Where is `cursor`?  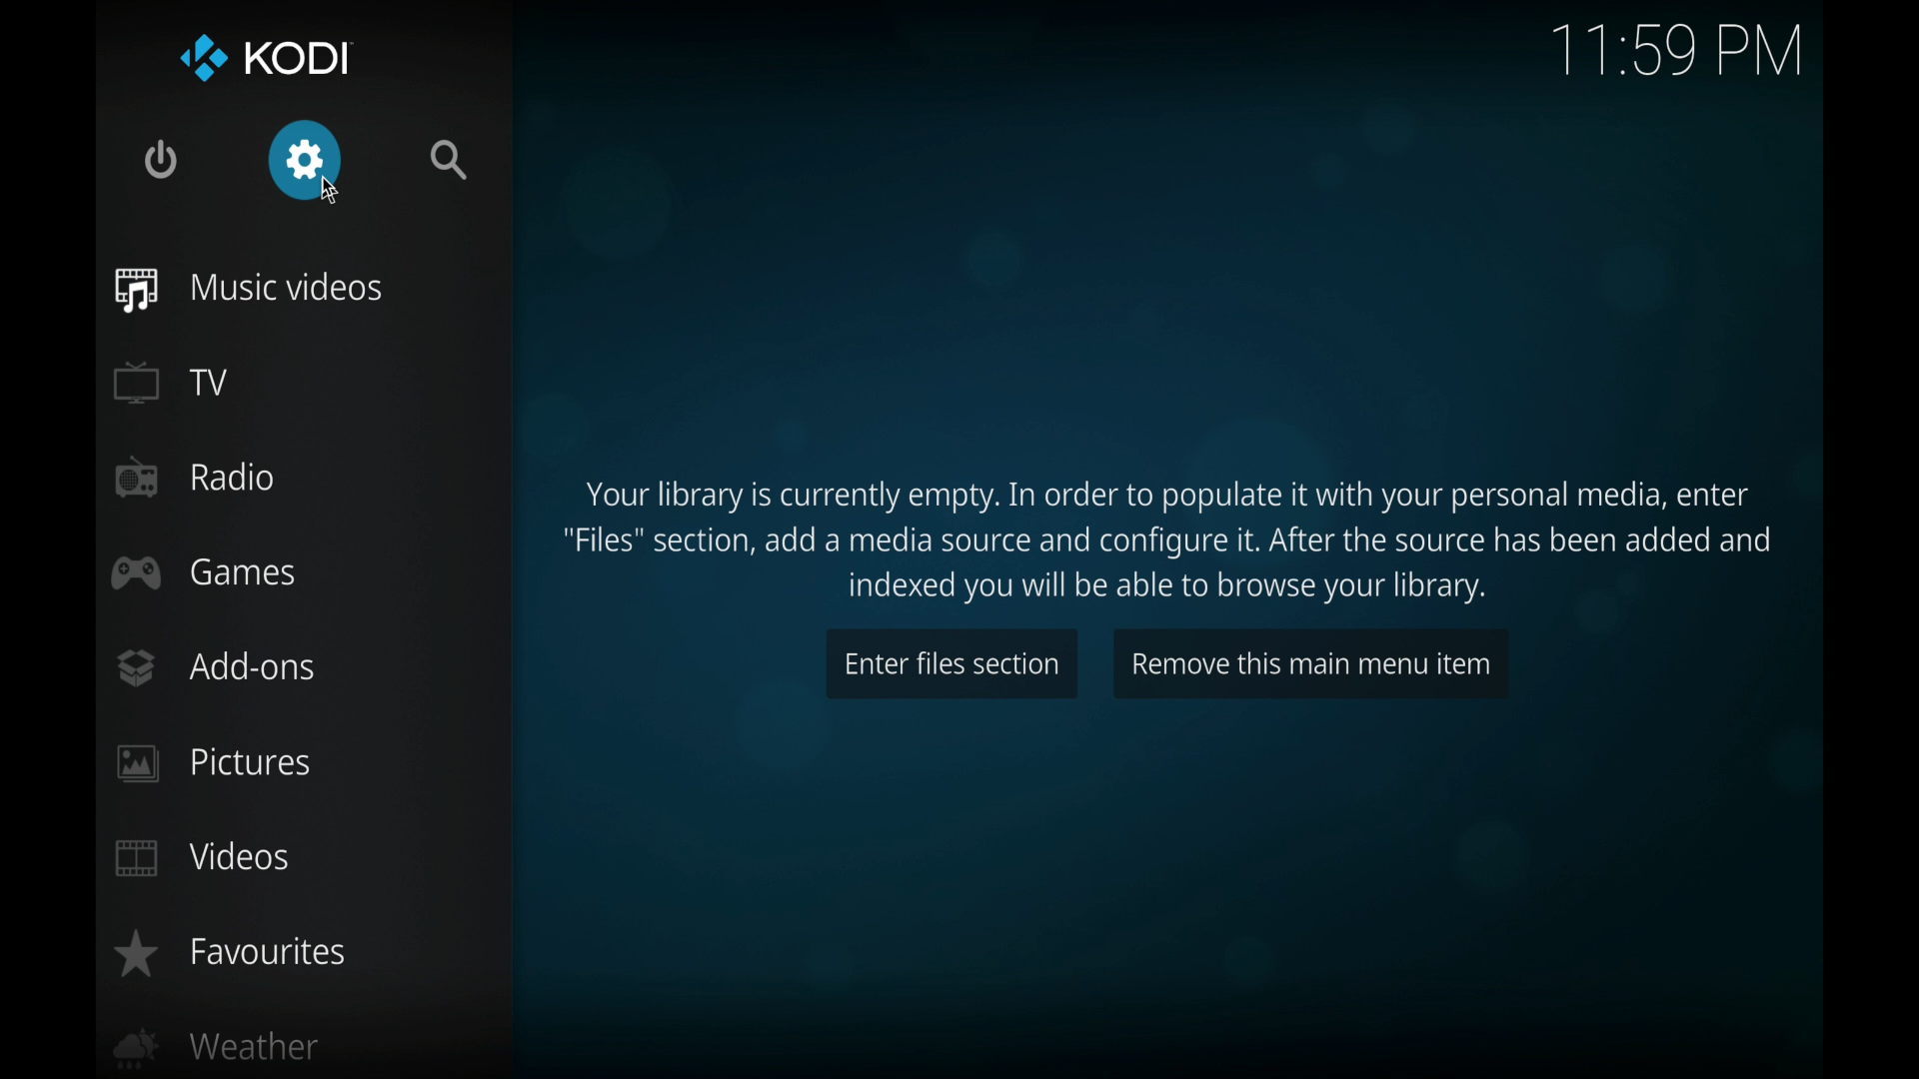 cursor is located at coordinates (330, 192).